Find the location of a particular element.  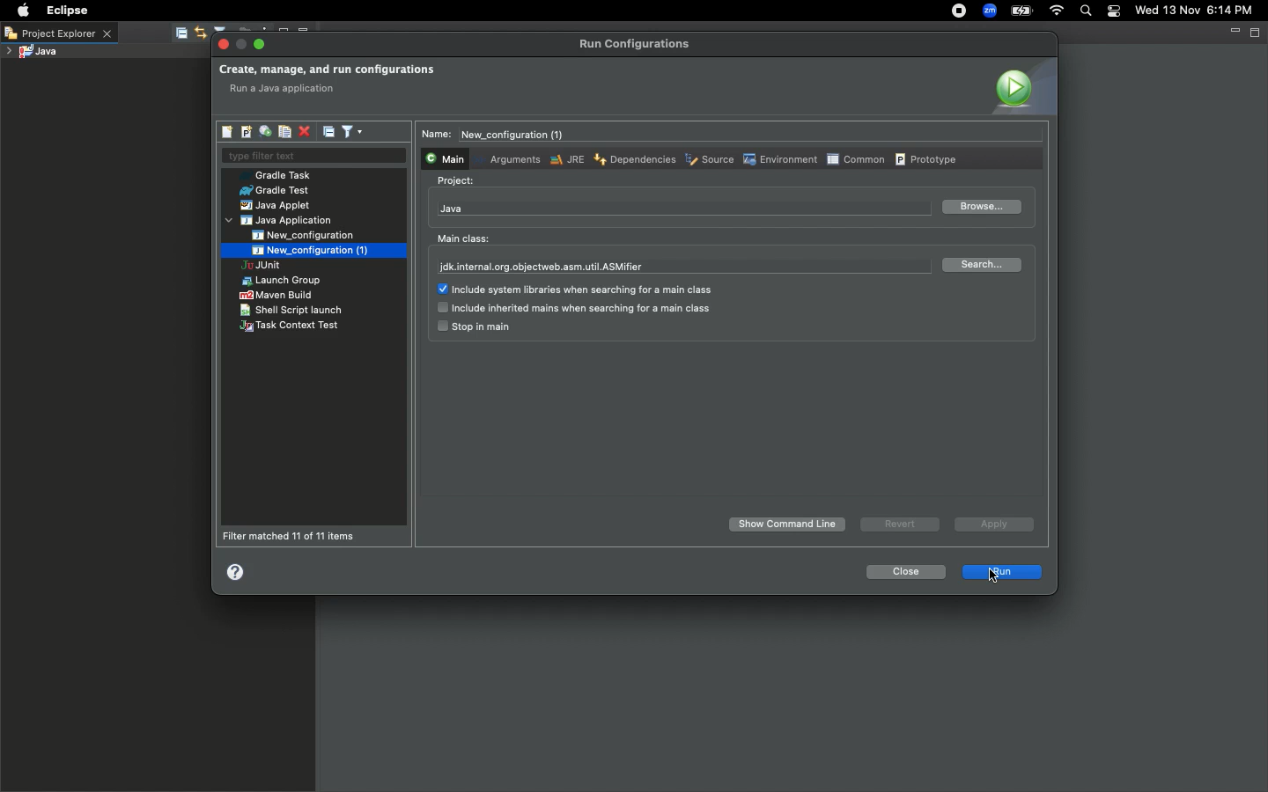

Maximize is located at coordinates (261, 44).